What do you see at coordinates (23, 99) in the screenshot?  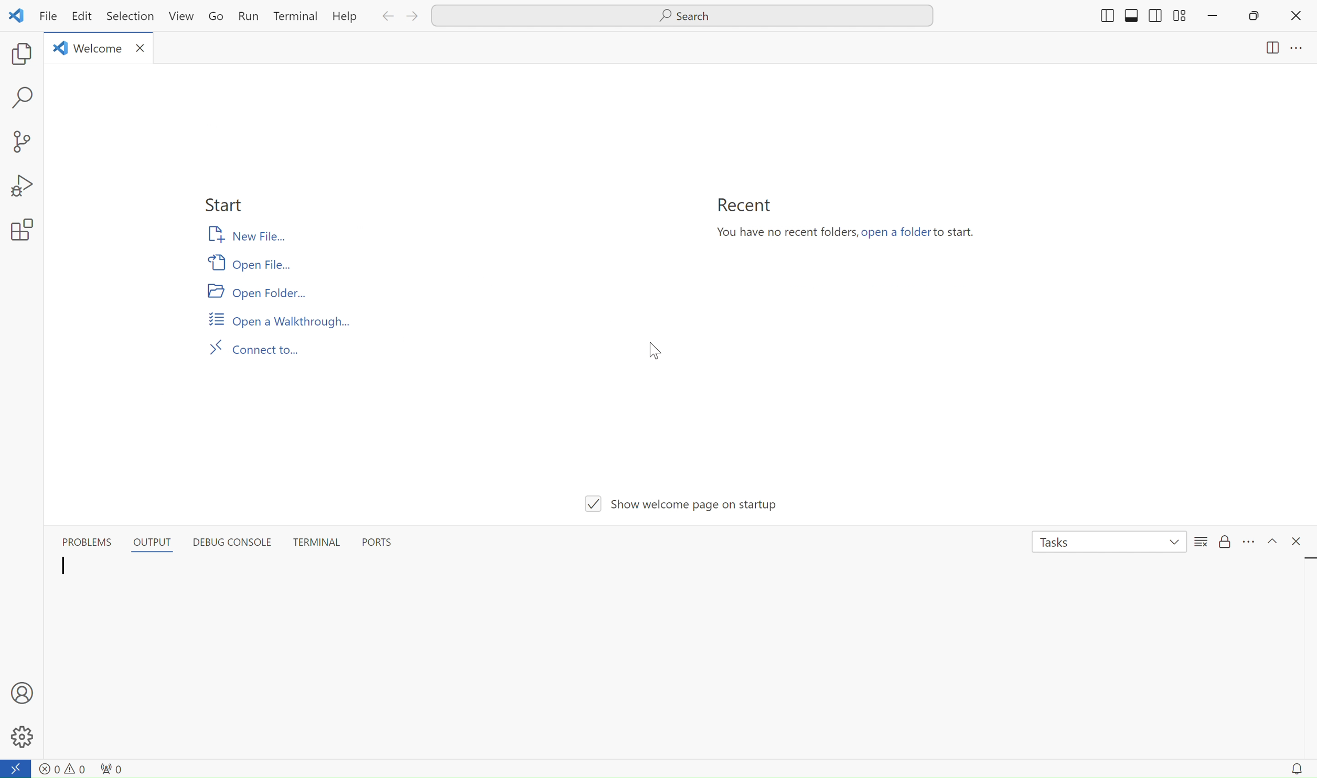 I see `search` at bounding box center [23, 99].